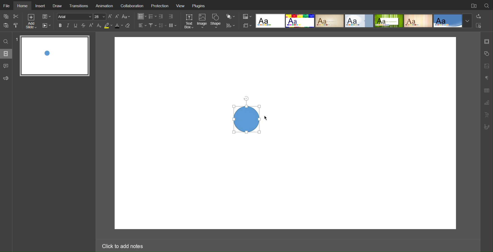 The height and width of the screenshot is (252, 493). What do you see at coordinates (99, 25) in the screenshot?
I see `Subscript` at bounding box center [99, 25].